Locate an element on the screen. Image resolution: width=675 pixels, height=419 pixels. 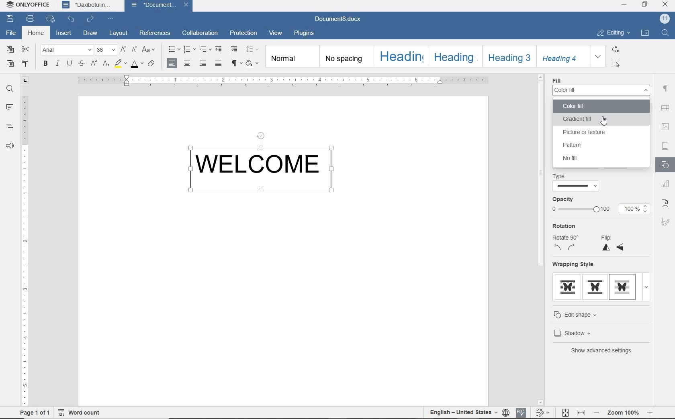
show advanced settings is located at coordinates (604, 351).